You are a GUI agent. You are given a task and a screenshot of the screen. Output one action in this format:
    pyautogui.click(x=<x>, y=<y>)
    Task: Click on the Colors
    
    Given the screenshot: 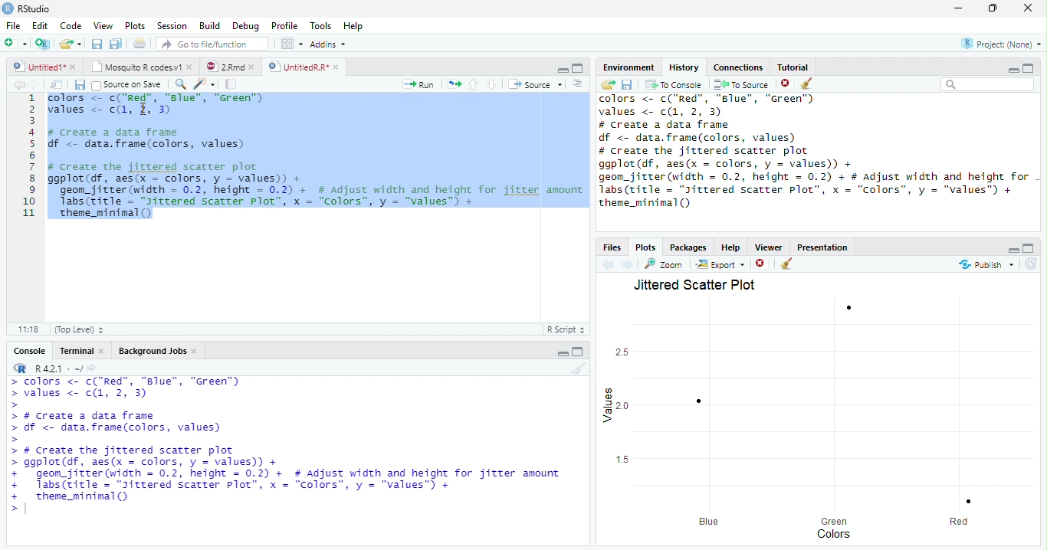 What is the action you would take?
    pyautogui.click(x=833, y=534)
    